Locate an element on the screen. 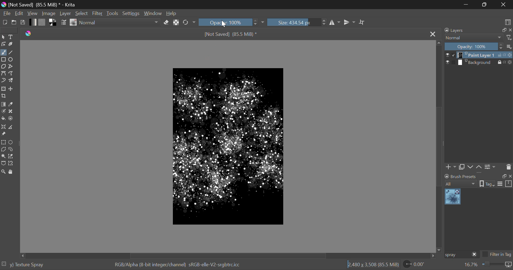 This screenshot has height=270, width=513. Ellipses is located at coordinates (11, 60).